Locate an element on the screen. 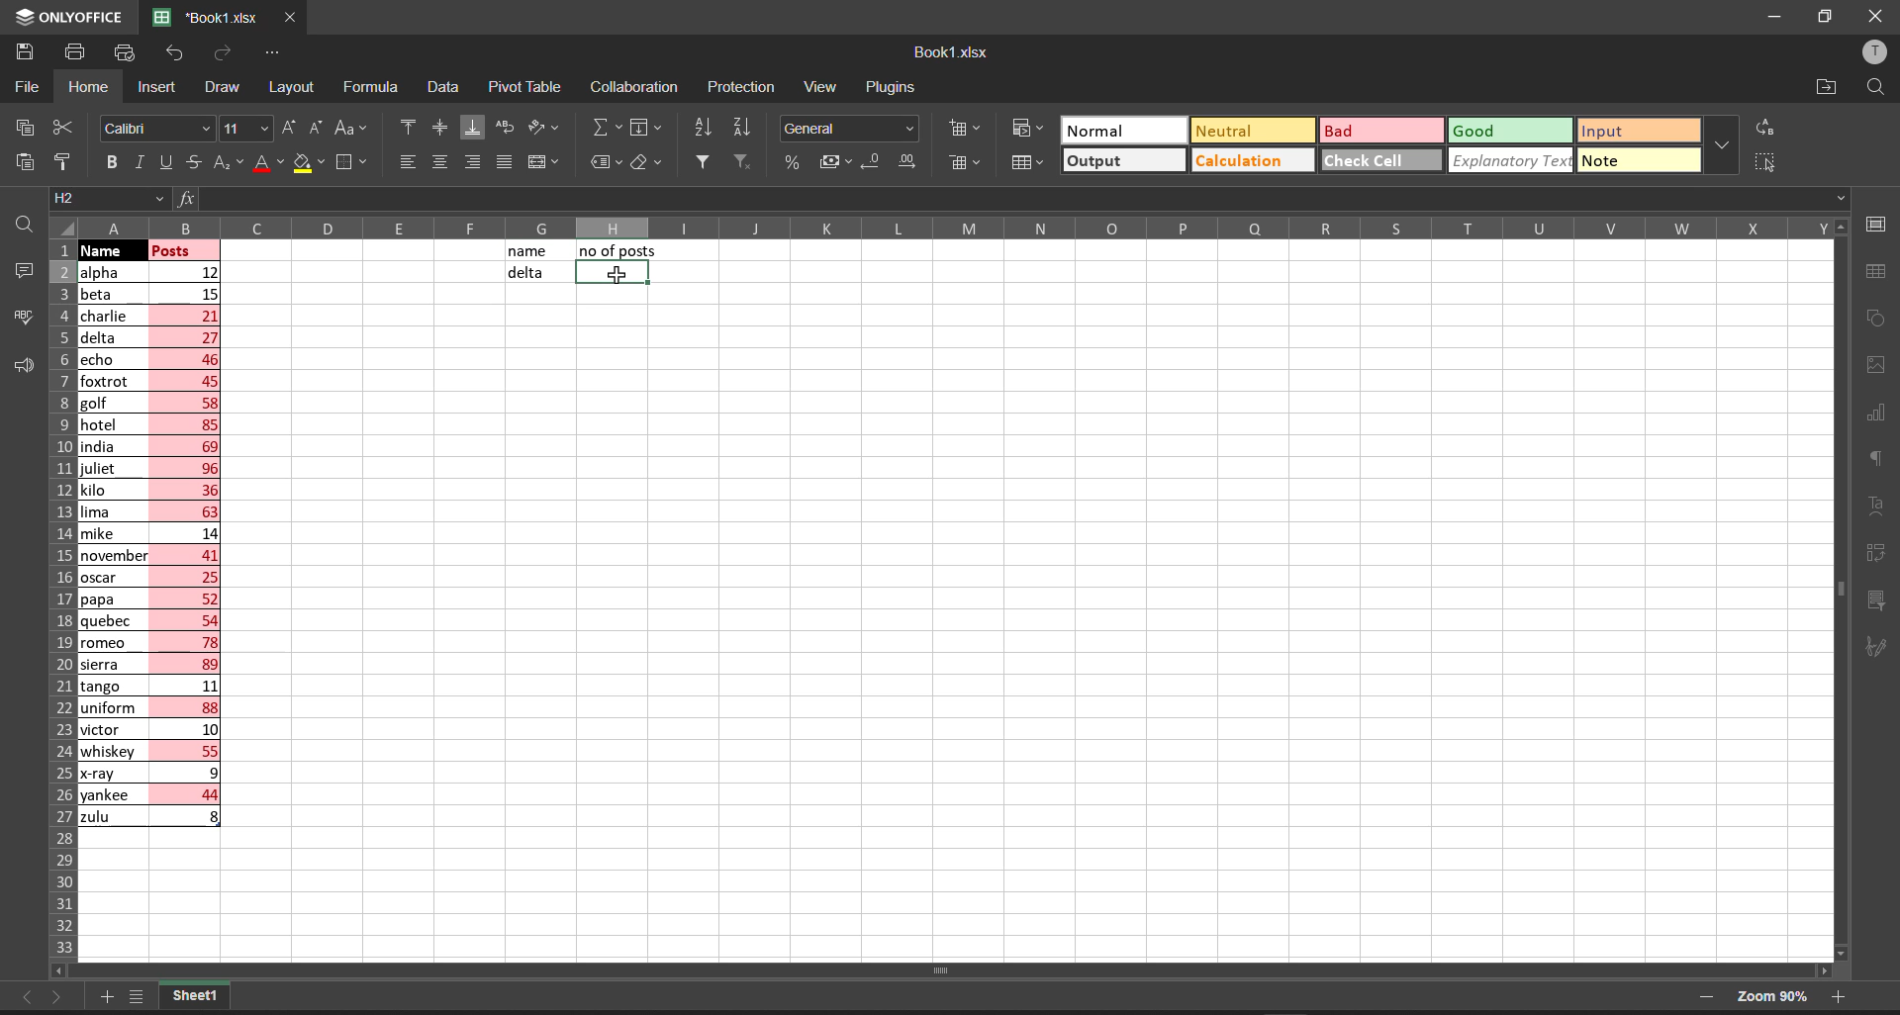 The image size is (1900, 1015). emty cell is located at coordinates (1022, 628).